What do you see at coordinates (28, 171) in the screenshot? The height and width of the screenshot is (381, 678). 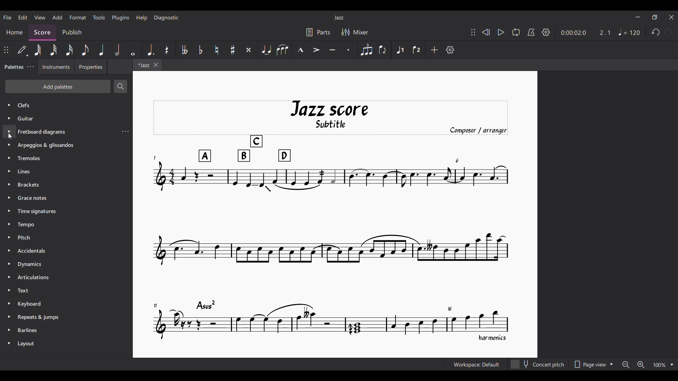 I see `Lines` at bounding box center [28, 171].